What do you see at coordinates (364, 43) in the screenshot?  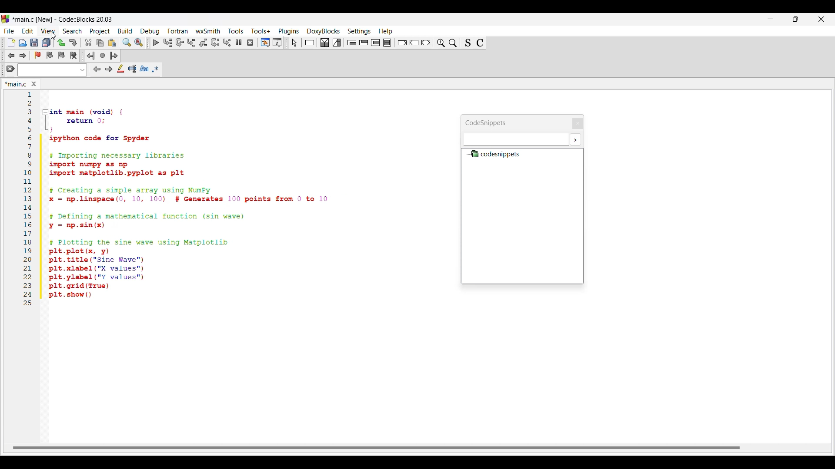 I see `Exit condition loop` at bounding box center [364, 43].